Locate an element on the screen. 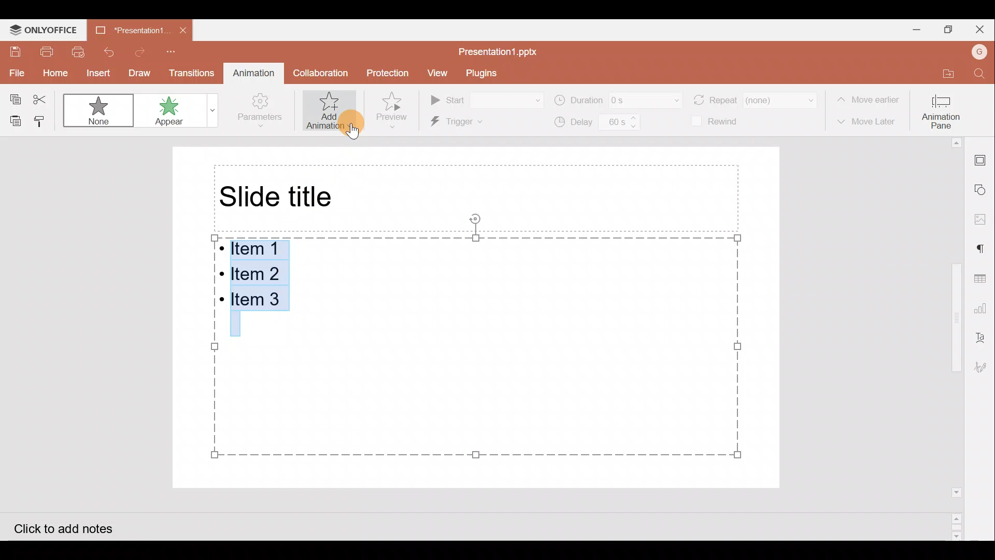  Quick print is located at coordinates (78, 50).